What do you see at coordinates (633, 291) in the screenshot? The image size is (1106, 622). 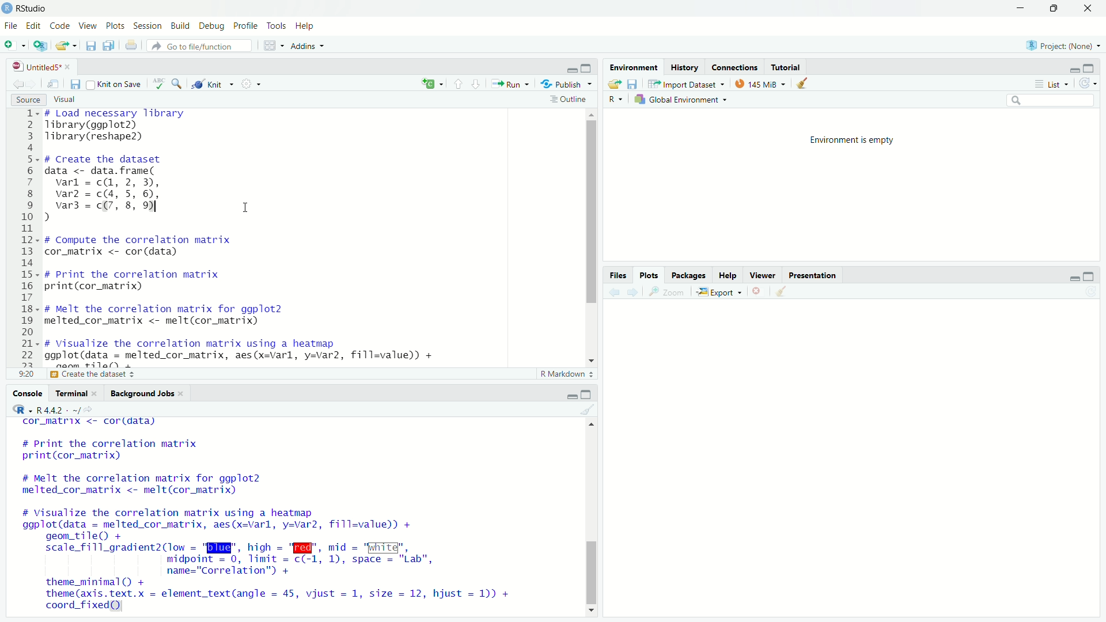 I see `next plot` at bounding box center [633, 291].